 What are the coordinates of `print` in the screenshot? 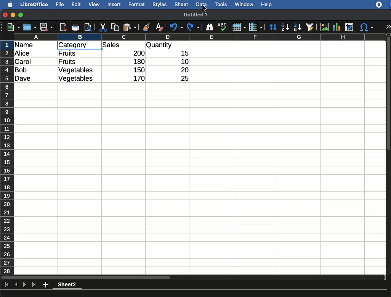 It's located at (75, 27).